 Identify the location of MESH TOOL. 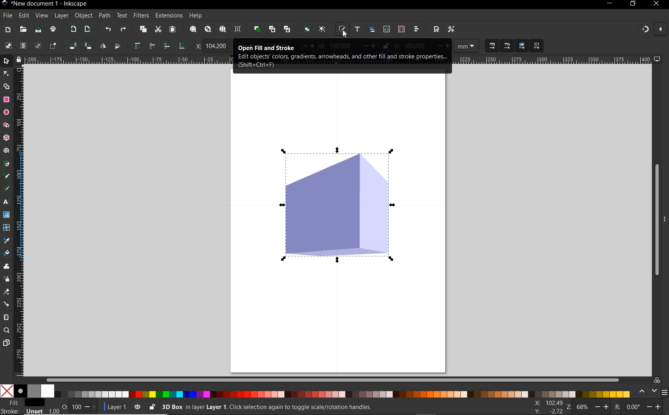
(6, 228).